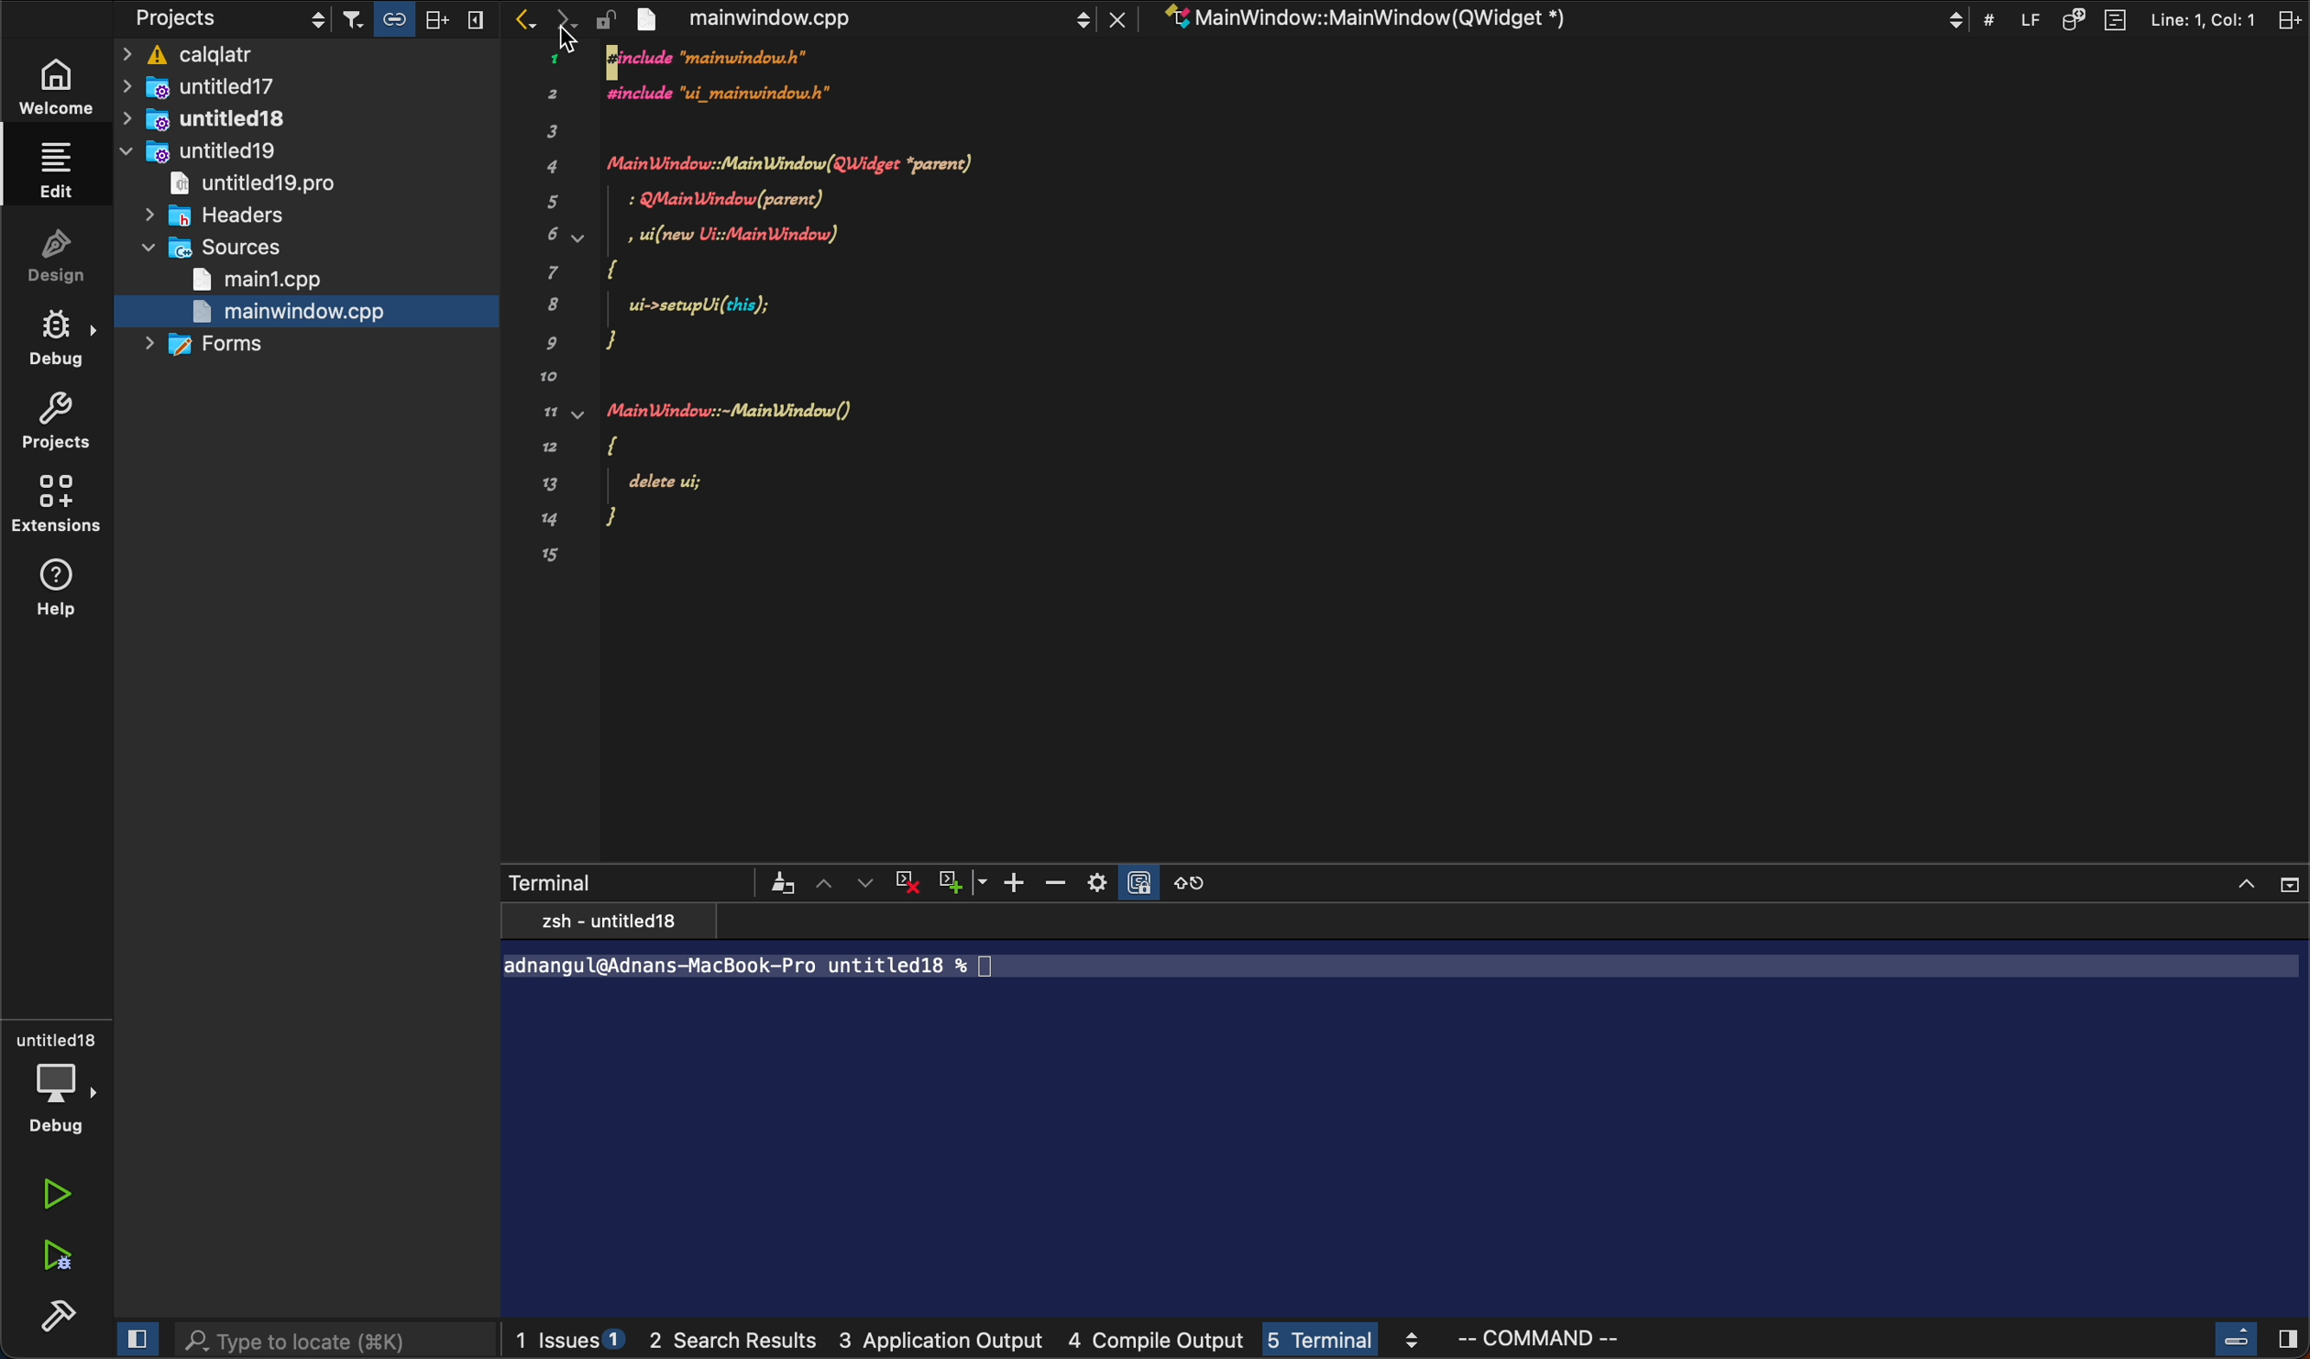 The width and height of the screenshot is (2310, 1359). Describe the element at coordinates (57, 1253) in the screenshot. I see `run debug` at that location.